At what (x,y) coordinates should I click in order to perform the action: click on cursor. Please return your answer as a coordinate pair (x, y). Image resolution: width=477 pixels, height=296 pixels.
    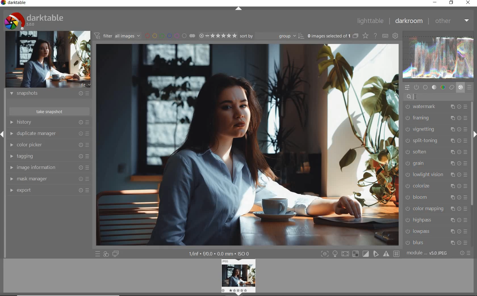
    Looking at the image, I should click on (418, 96).